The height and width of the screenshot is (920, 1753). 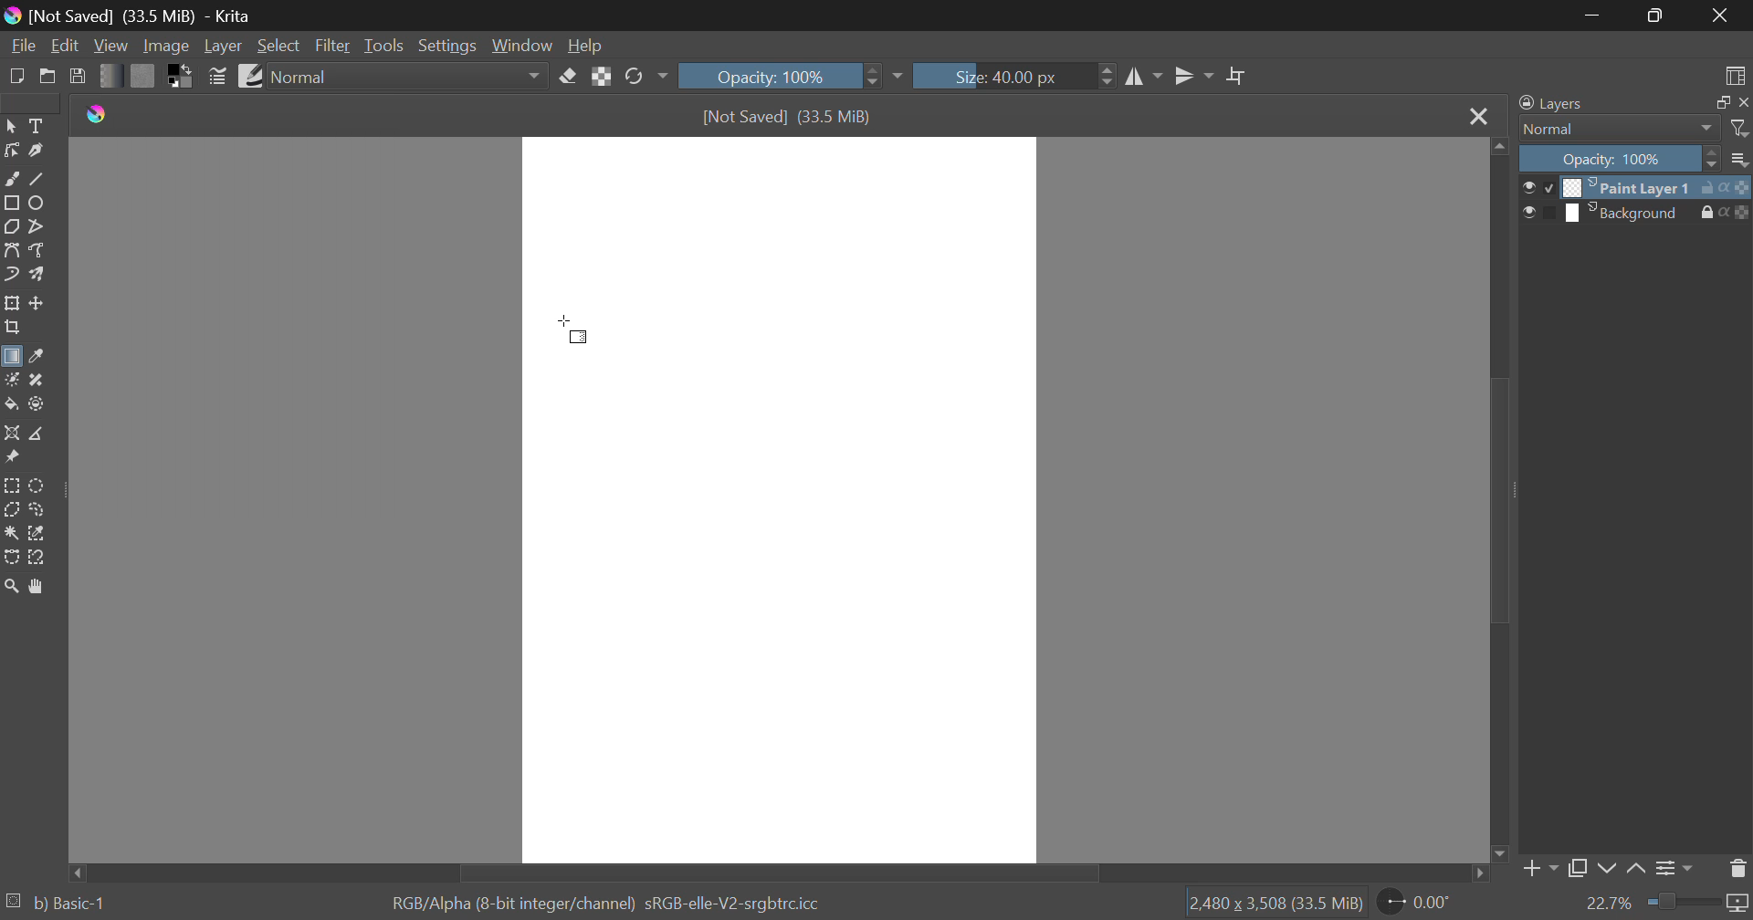 What do you see at coordinates (1717, 103) in the screenshot?
I see `full screen` at bounding box center [1717, 103].